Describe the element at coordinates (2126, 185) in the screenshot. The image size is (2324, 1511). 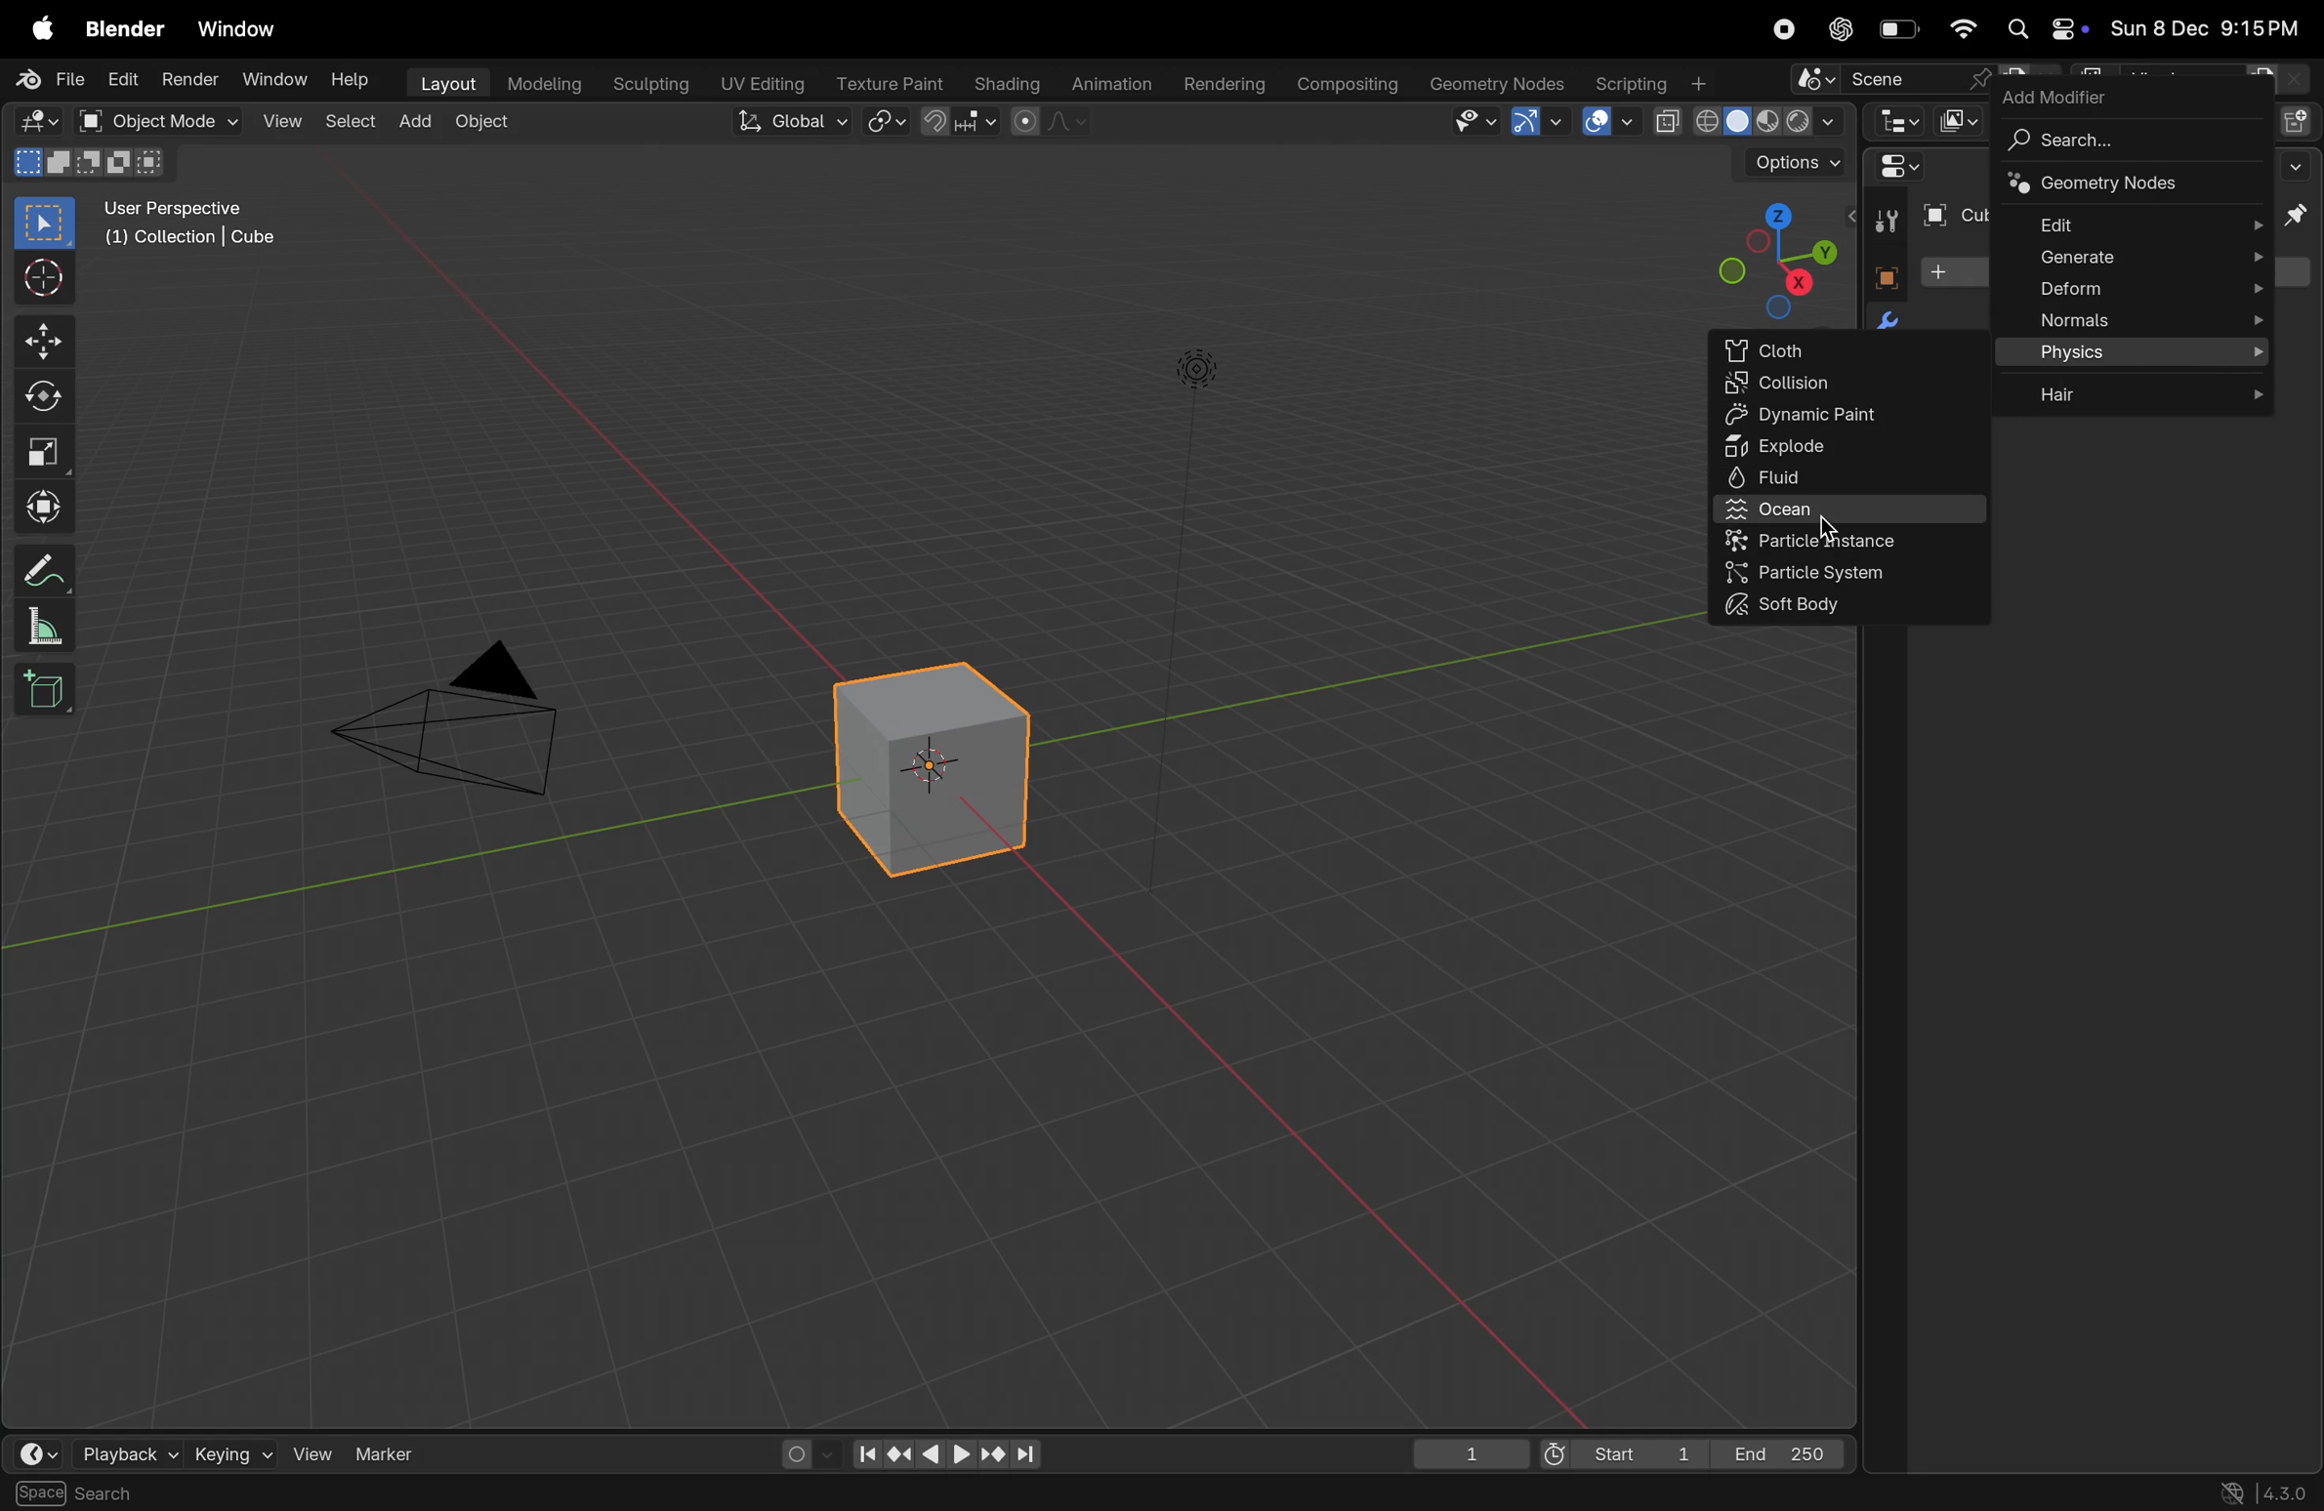
I see `Geometry modes` at that location.